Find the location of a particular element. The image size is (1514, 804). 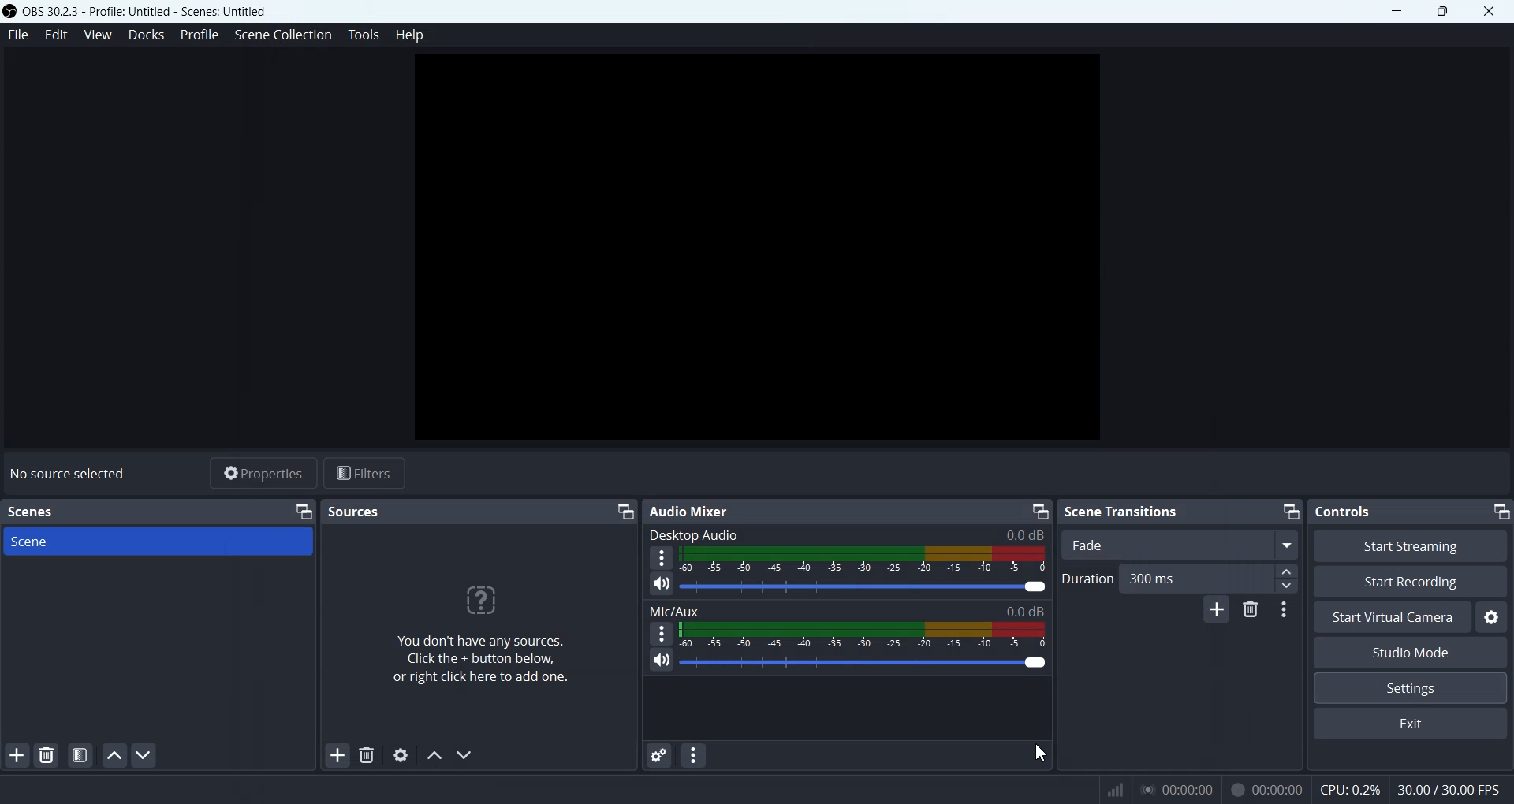

Help is located at coordinates (410, 38).